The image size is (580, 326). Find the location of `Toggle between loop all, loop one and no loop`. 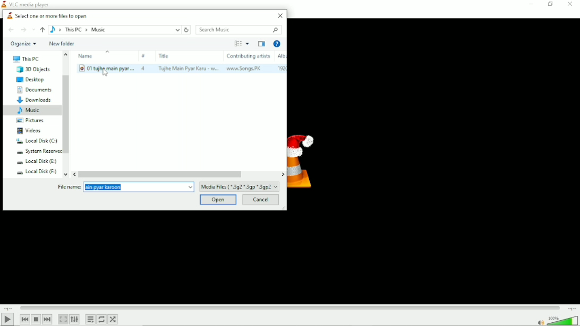

Toggle between loop all, loop one and no loop is located at coordinates (101, 320).